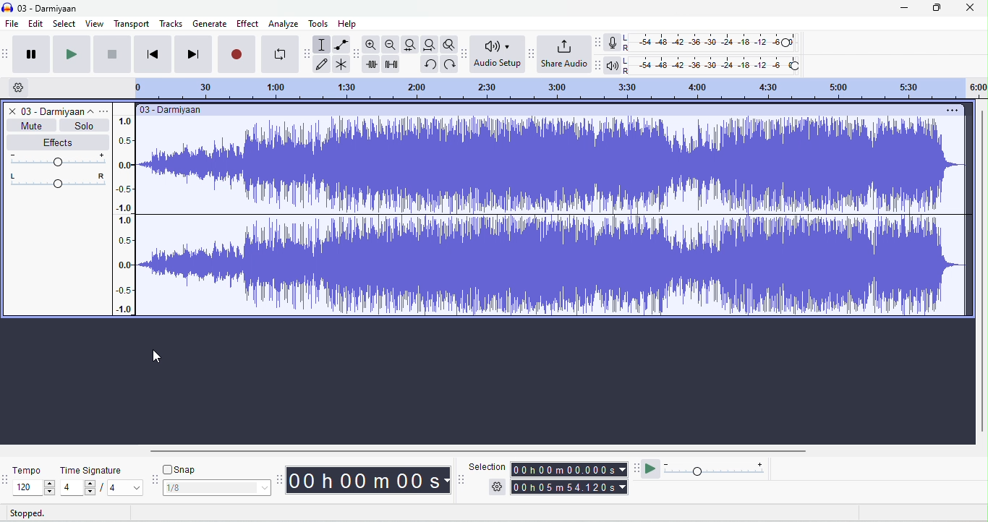  What do you see at coordinates (320, 43) in the screenshot?
I see `selection` at bounding box center [320, 43].